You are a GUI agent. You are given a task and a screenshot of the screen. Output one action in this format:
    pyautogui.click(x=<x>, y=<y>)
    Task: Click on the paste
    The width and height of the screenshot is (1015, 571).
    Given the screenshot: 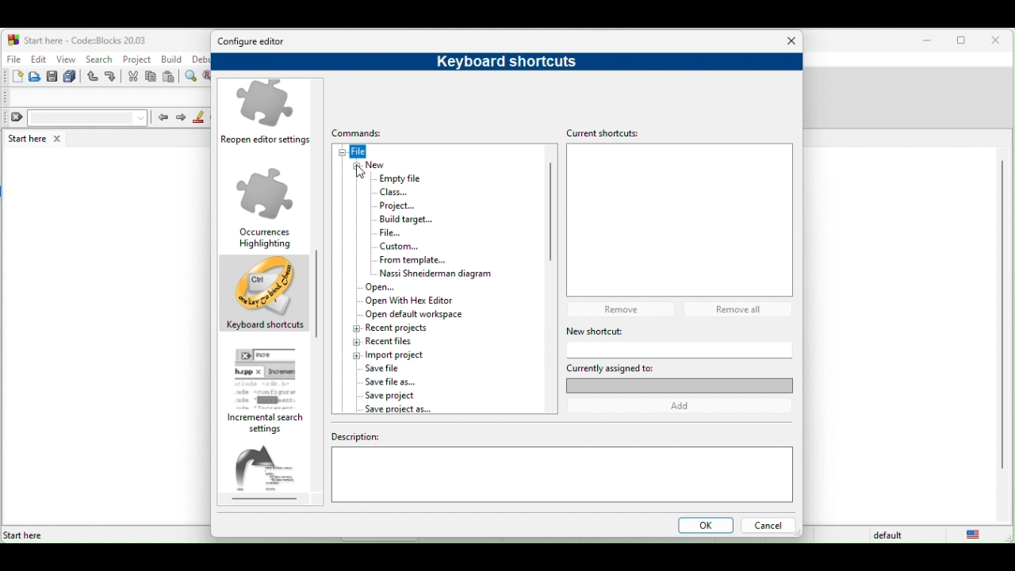 What is the action you would take?
    pyautogui.click(x=170, y=78)
    